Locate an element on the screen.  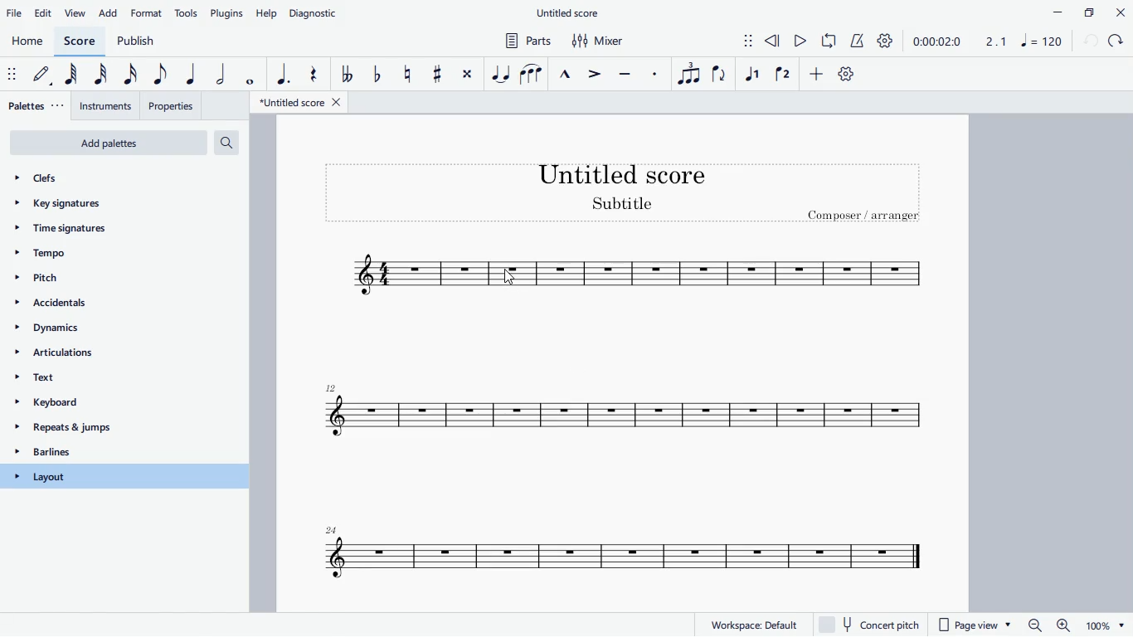
close is located at coordinates (1120, 12).